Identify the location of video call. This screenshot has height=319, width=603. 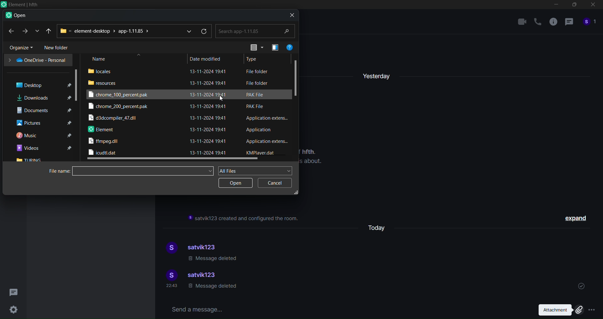
(522, 21).